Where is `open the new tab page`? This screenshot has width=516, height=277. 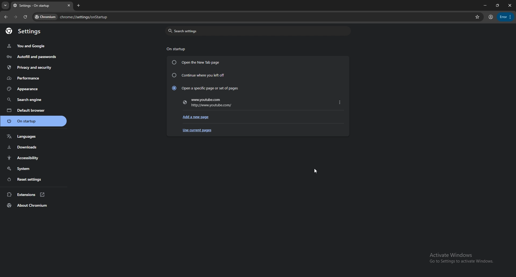
open the new tab page is located at coordinates (196, 63).